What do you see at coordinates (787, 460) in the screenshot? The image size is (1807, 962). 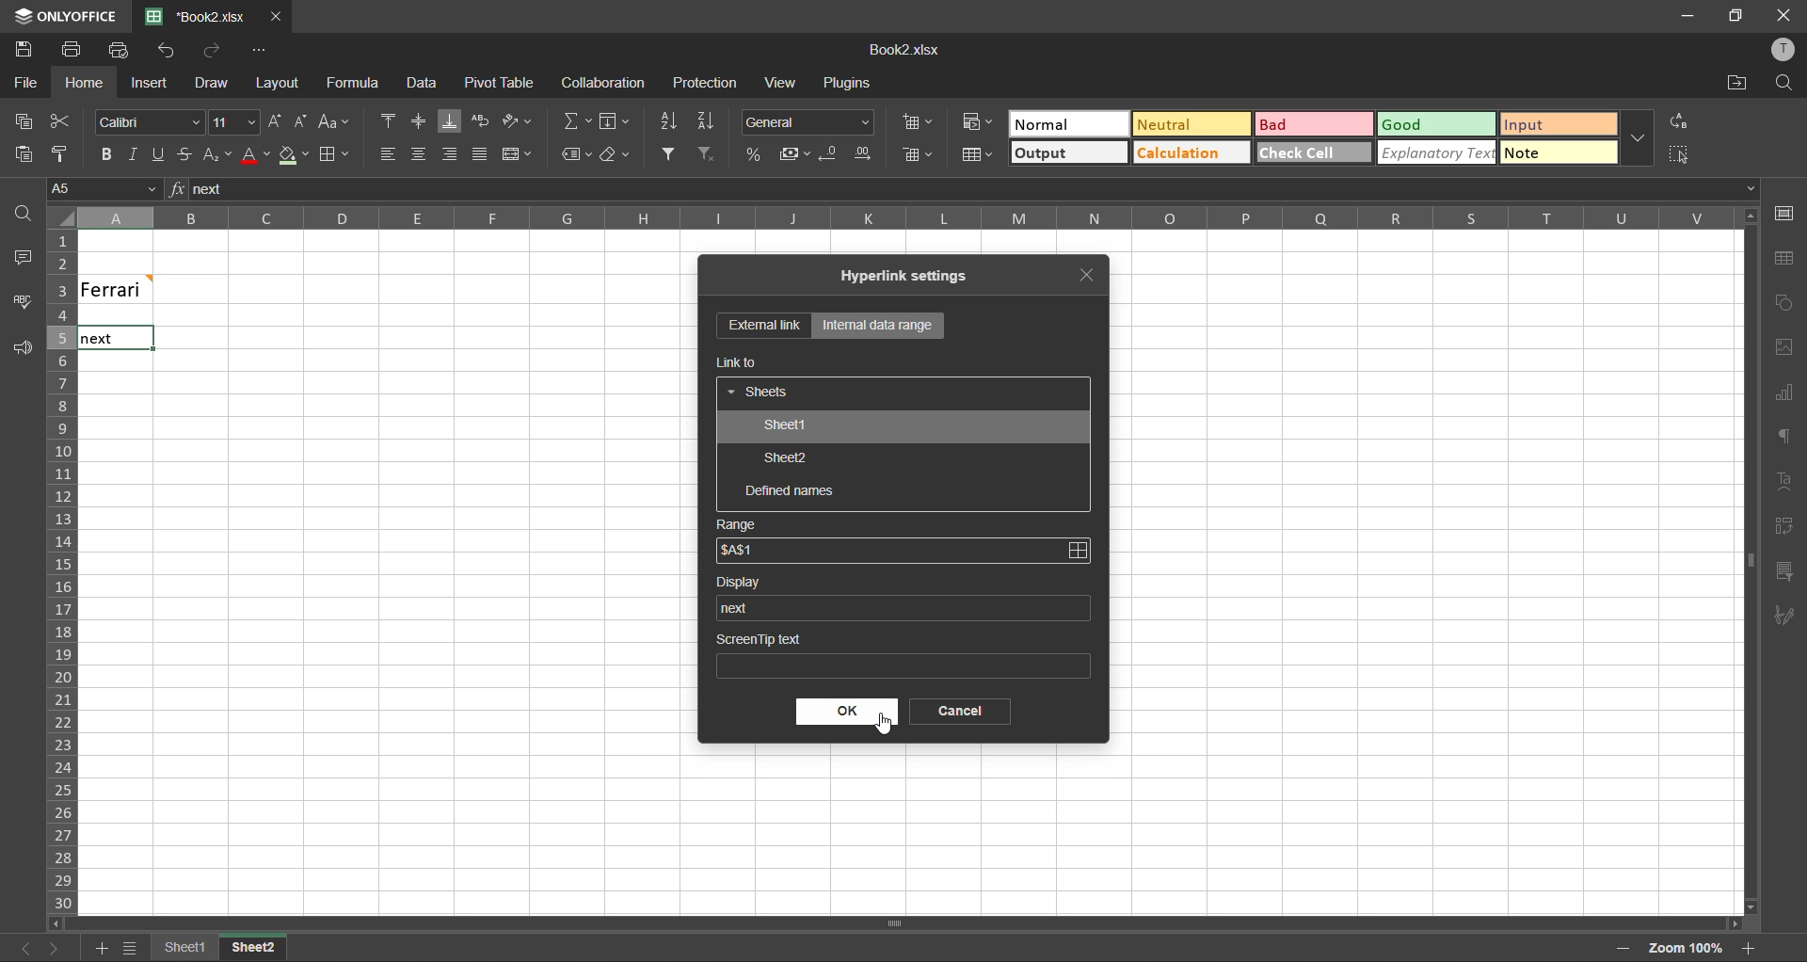 I see `sheet2` at bounding box center [787, 460].